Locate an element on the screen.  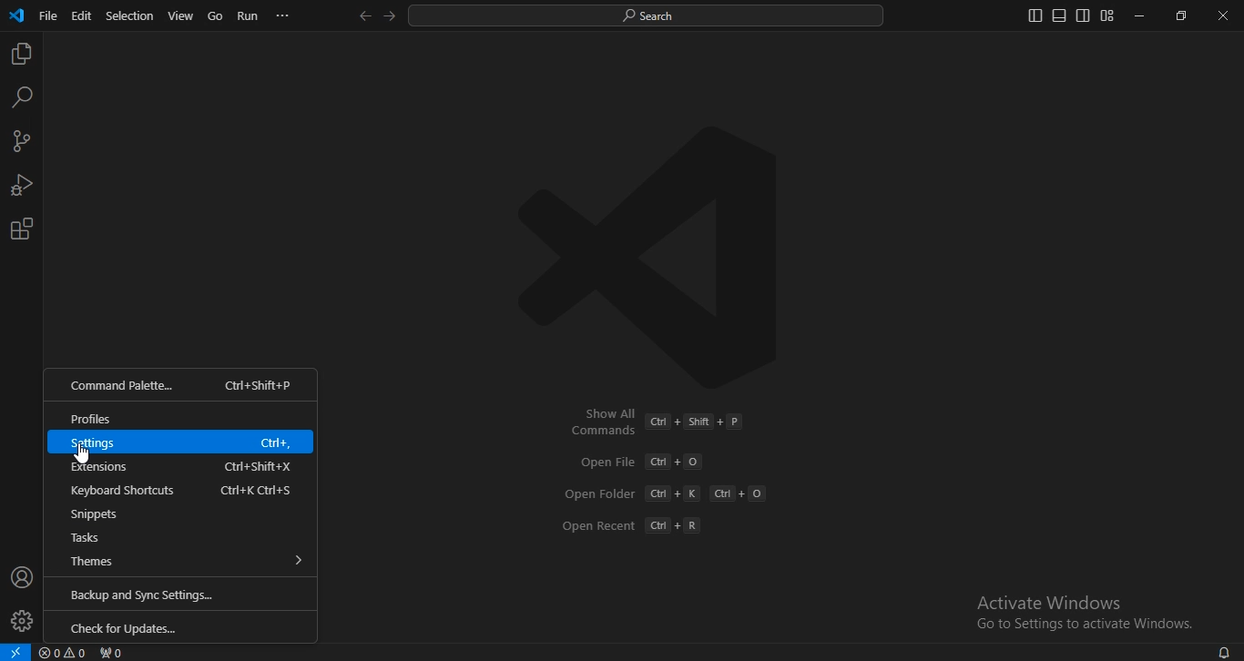
themes is located at coordinates (186, 564).